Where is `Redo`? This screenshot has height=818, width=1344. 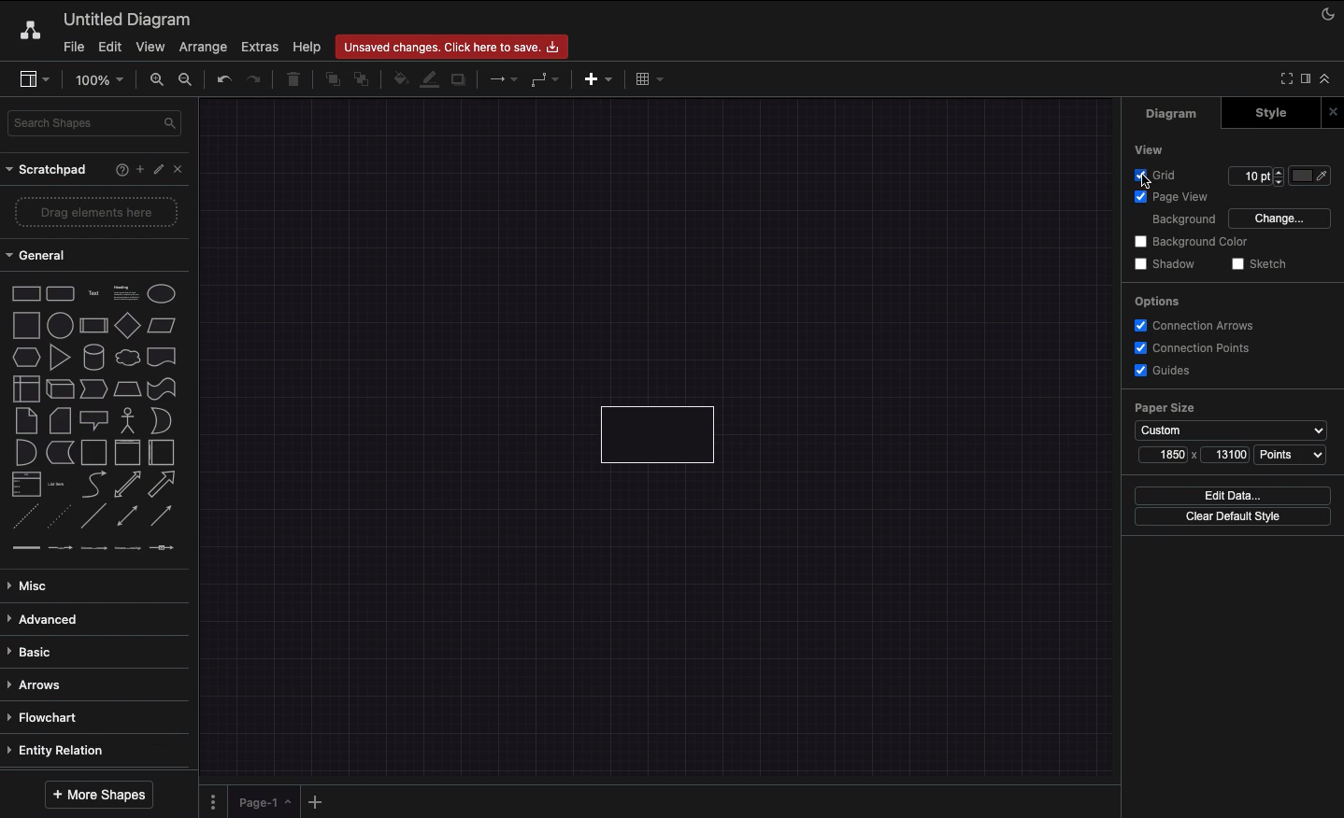 Redo is located at coordinates (255, 79).